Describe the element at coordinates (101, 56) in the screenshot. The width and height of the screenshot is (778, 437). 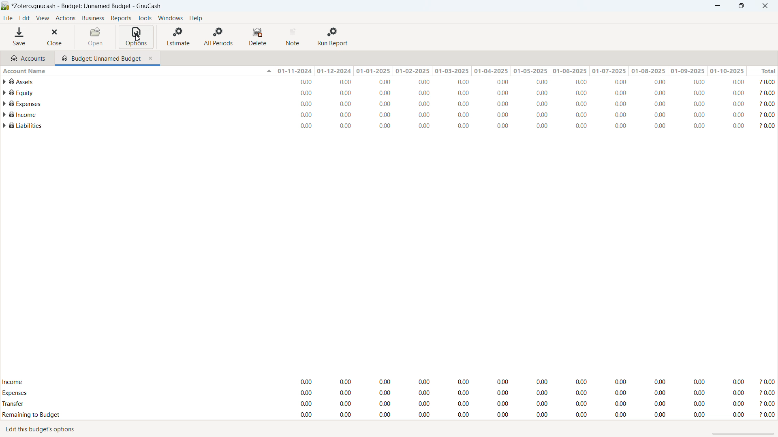
I see `budget tab` at that location.